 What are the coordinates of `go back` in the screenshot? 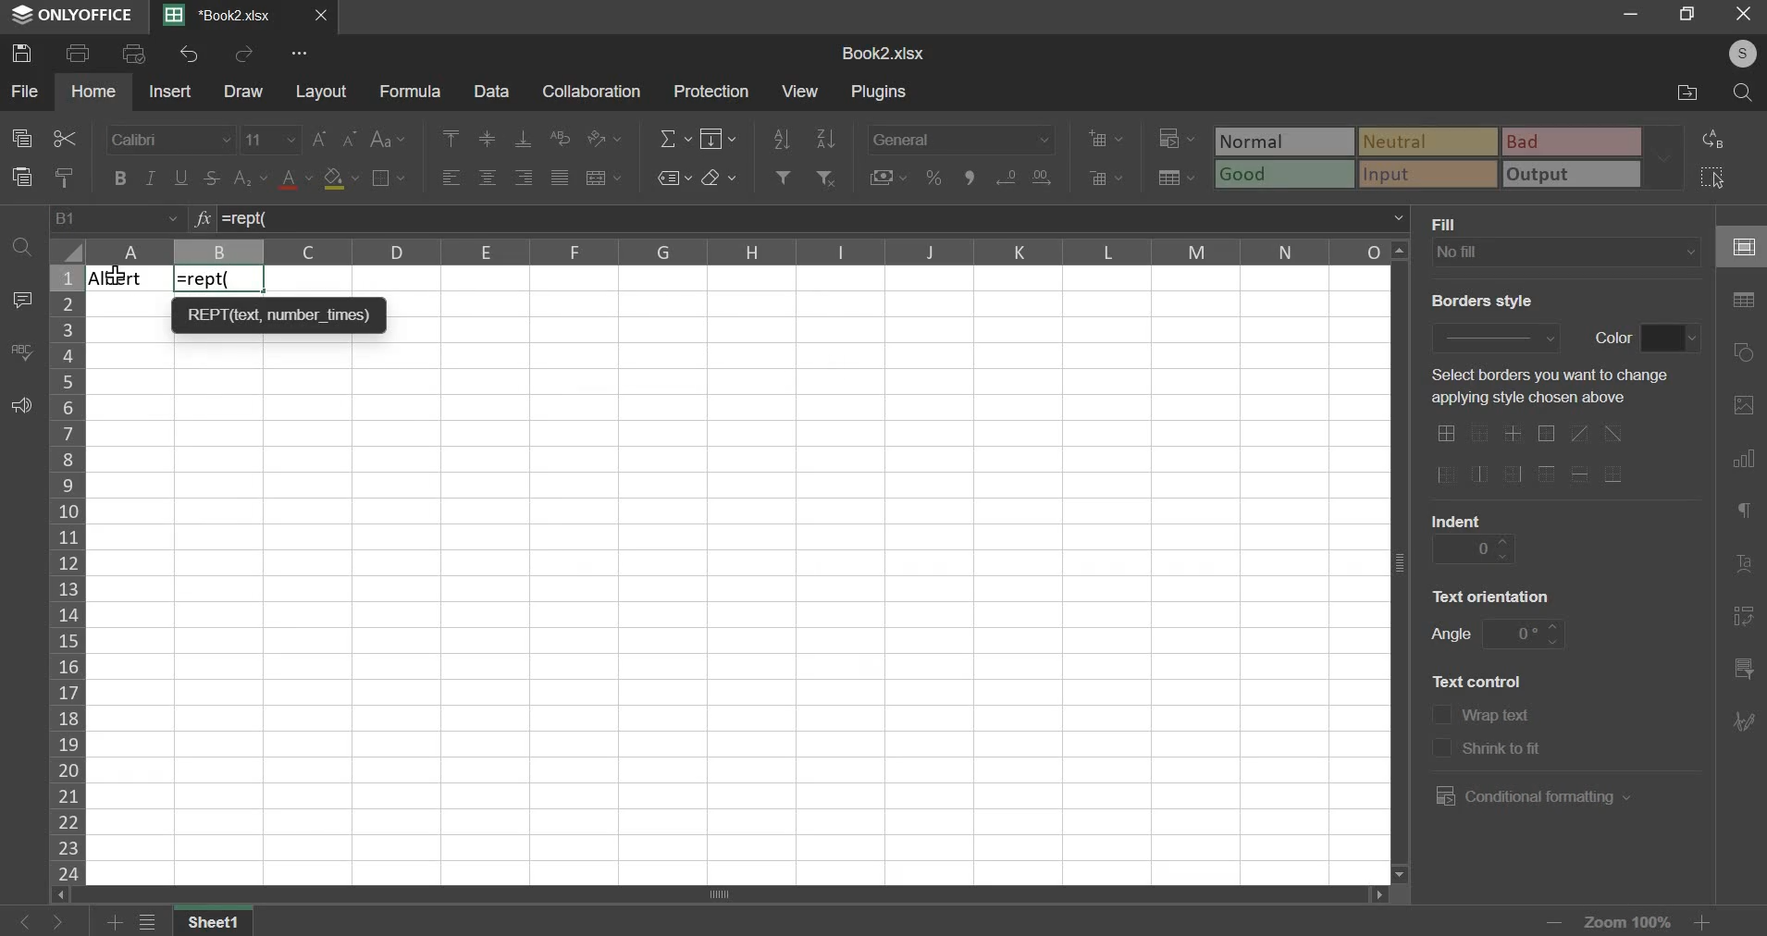 It's located at (21, 922).